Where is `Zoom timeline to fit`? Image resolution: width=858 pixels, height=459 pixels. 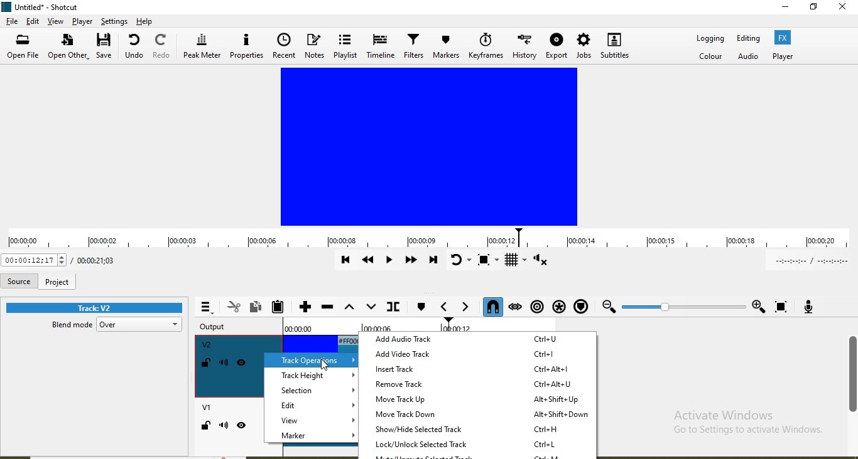
Zoom timeline to fit is located at coordinates (781, 306).